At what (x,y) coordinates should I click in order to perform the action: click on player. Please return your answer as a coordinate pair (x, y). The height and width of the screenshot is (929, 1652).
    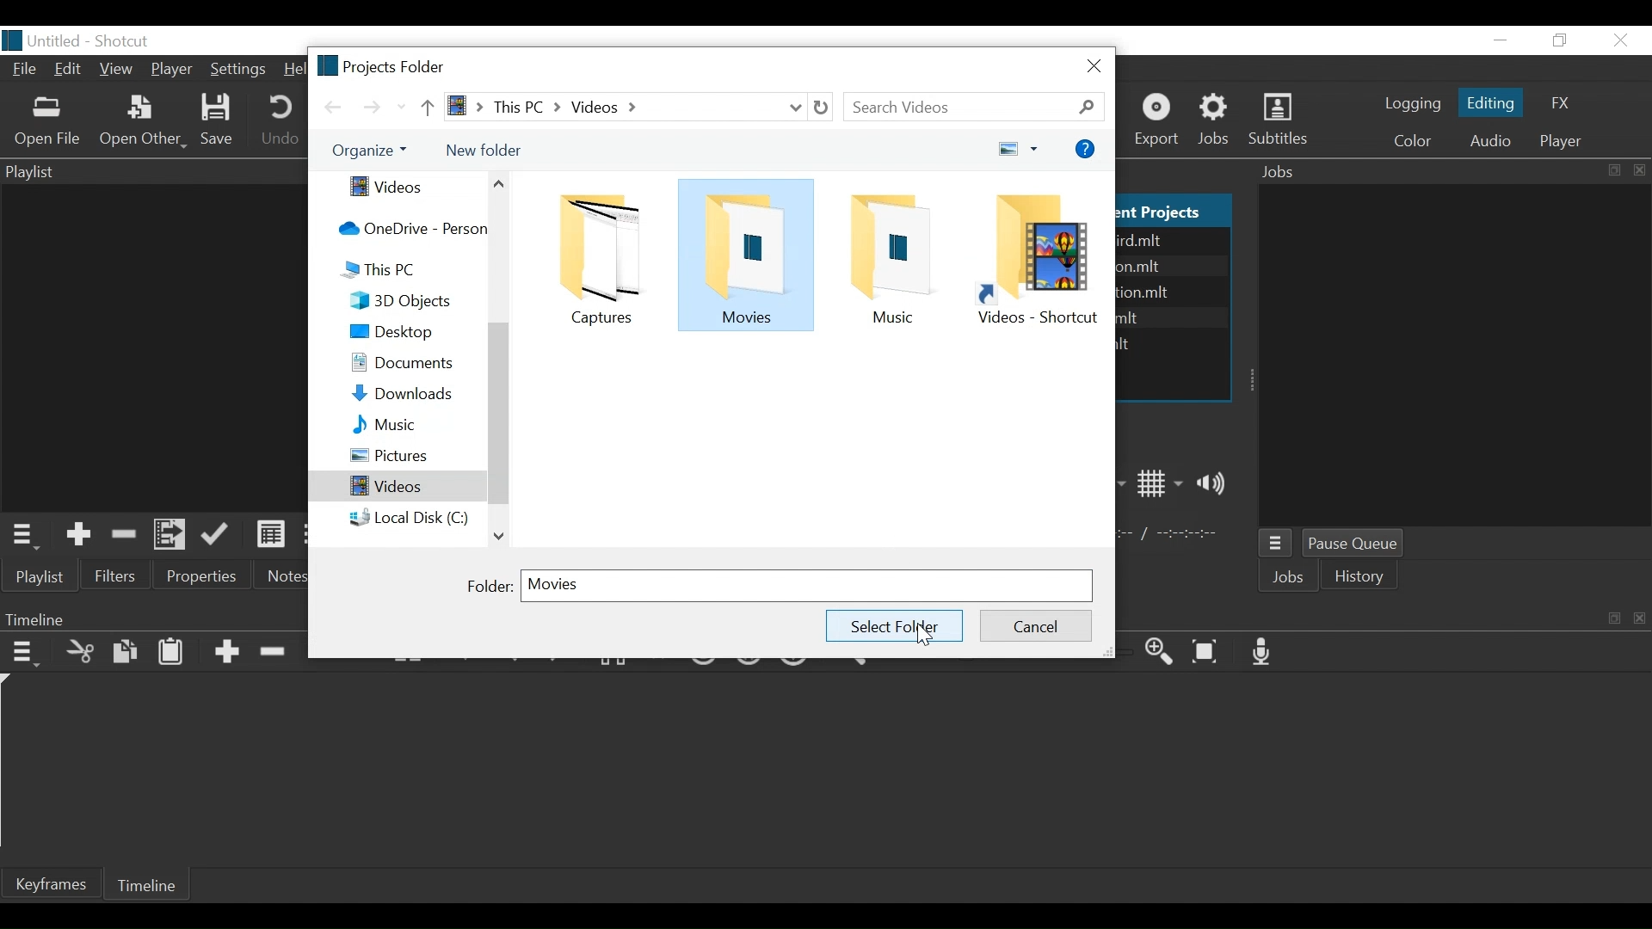
    Looking at the image, I should click on (1557, 141).